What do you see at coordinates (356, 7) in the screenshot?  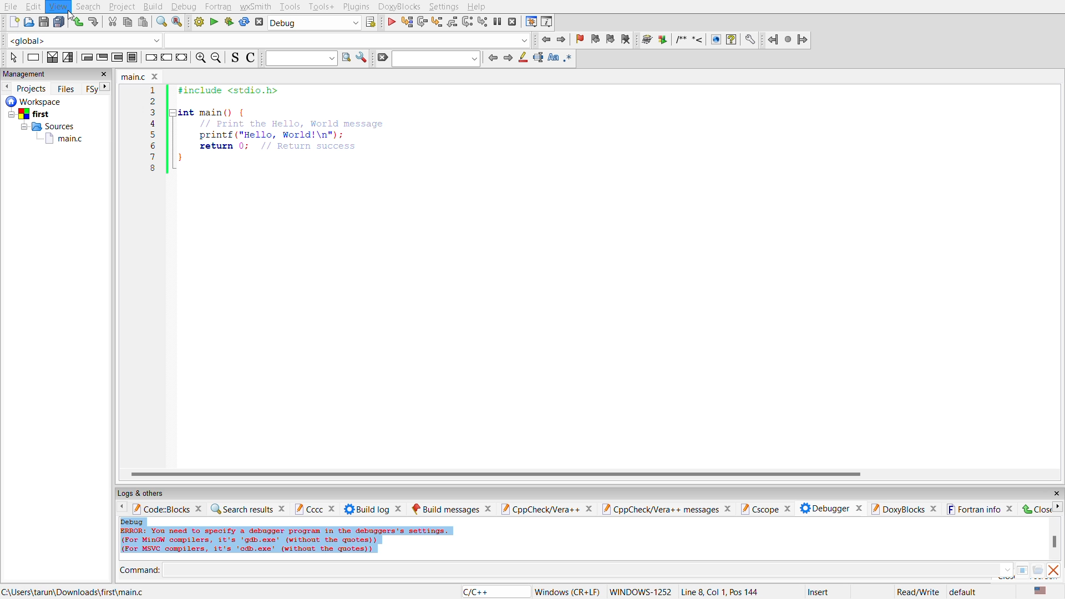 I see `plugins` at bounding box center [356, 7].